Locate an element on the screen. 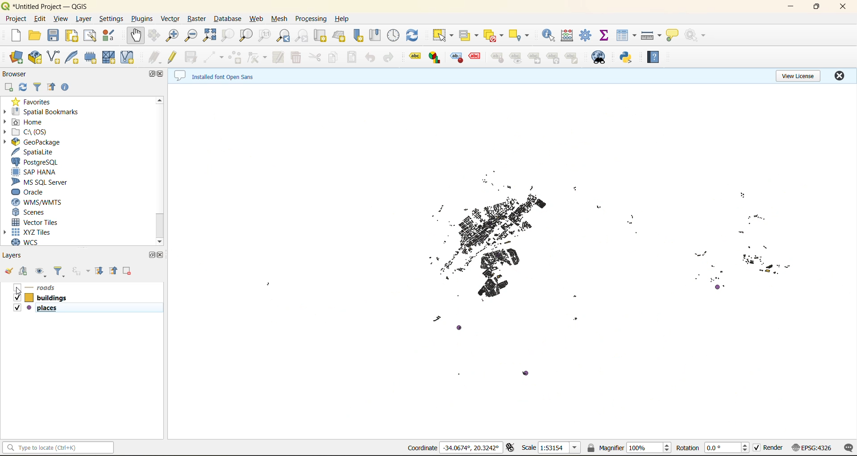 The width and height of the screenshot is (857, 456). database is located at coordinates (227, 19).